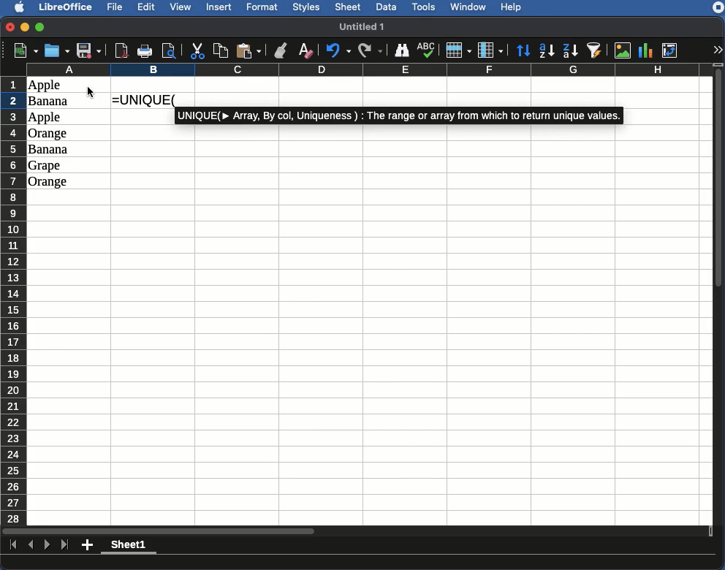 This screenshot has height=570, width=725. What do you see at coordinates (471, 7) in the screenshot?
I see `Window` at bounding box center [471, 7].